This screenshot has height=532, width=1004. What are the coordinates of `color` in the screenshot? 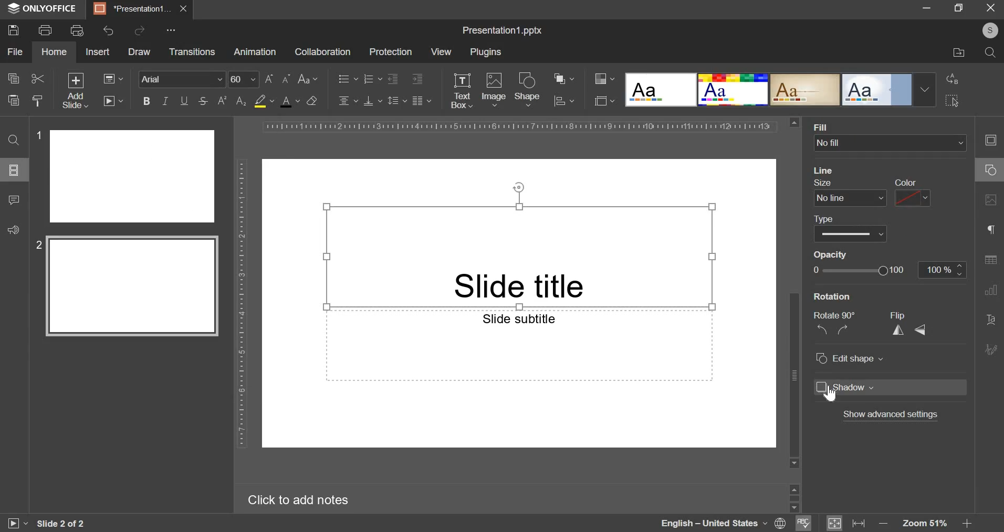 It's located at (912, 193).